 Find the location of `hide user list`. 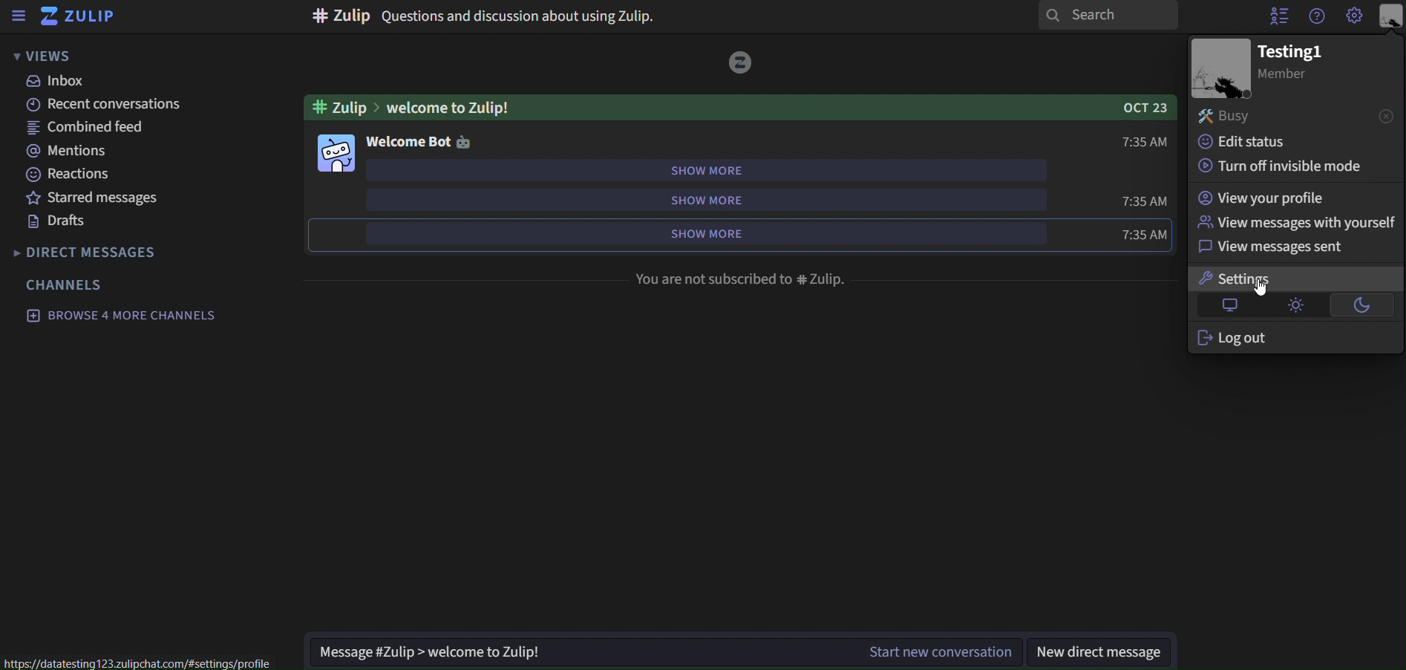

hide user list is located at coordinates (1280, 17).